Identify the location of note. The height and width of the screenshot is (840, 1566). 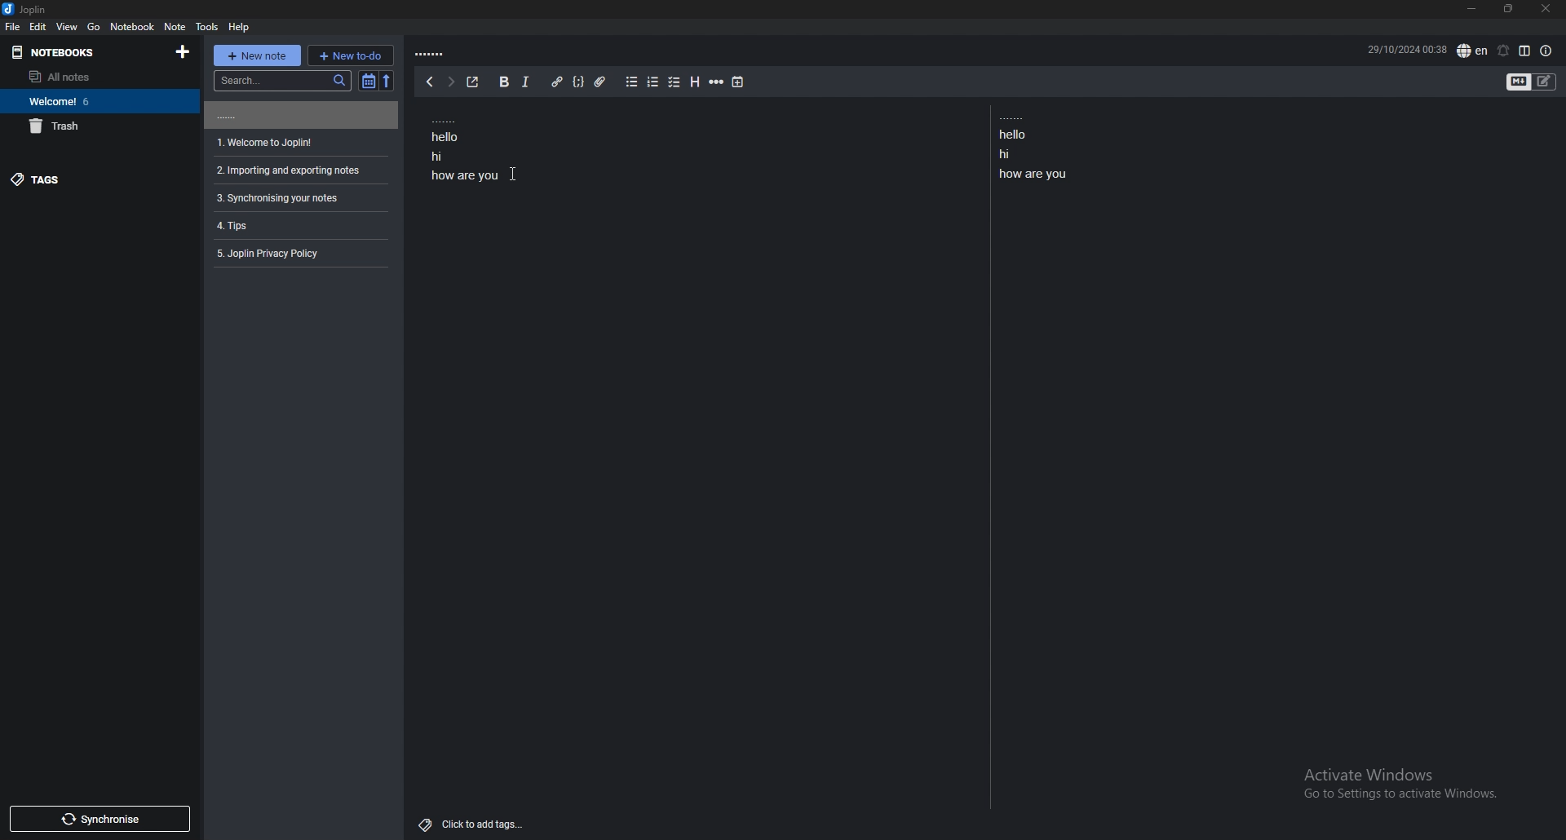
(298, 225).